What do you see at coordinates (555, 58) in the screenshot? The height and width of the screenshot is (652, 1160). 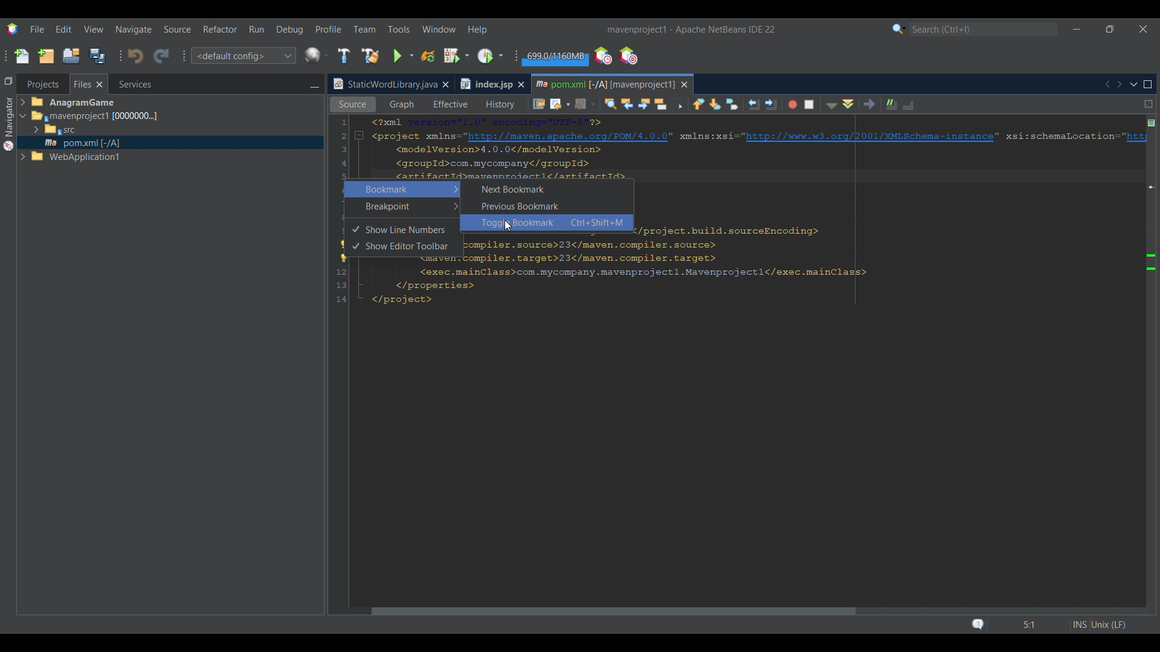 I see `Garbage collection amount changed` at bounding box center [555, 58].